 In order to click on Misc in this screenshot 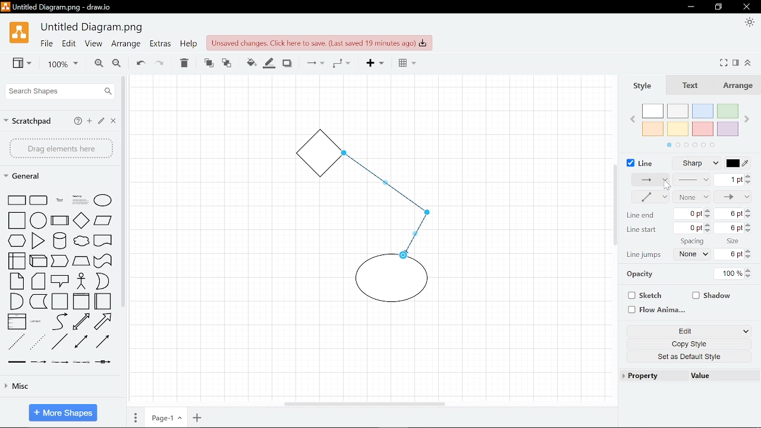, I will do `click(61, 388)`.